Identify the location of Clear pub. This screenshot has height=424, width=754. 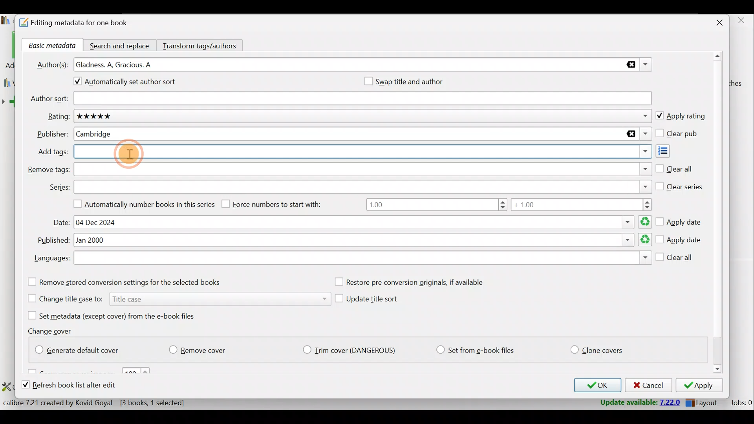
(678, 134).